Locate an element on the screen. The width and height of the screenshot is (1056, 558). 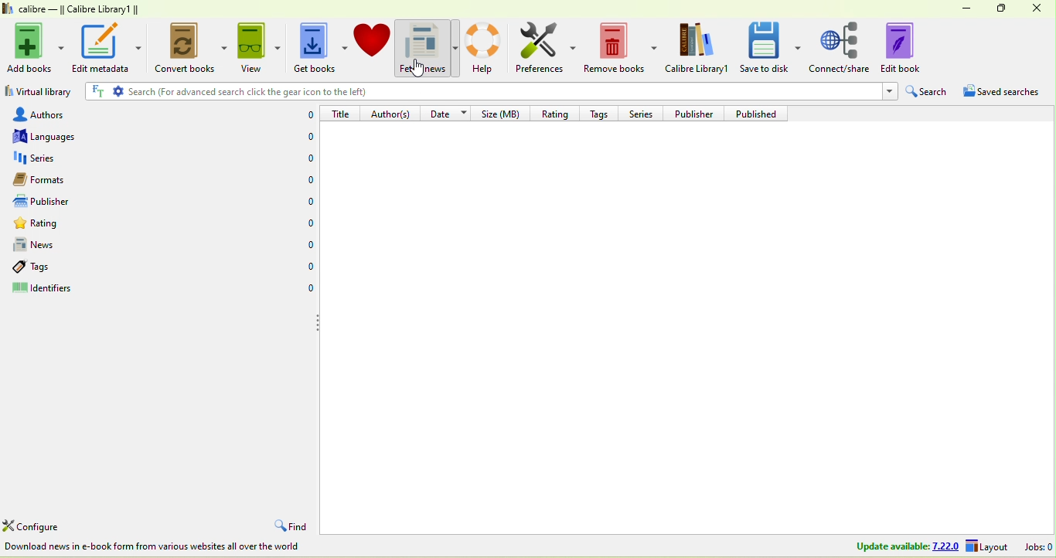
0 is located at coordinates (309, 243).